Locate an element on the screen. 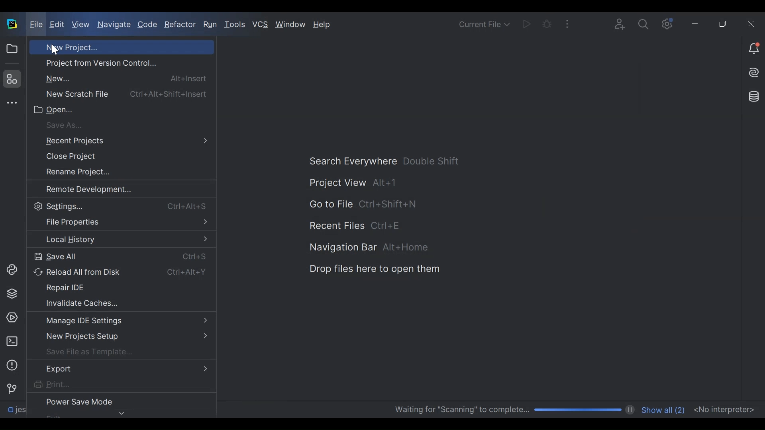 The height and width of the screenshot is (430, 765). Drop Files here is located at coordinates (357, 270).